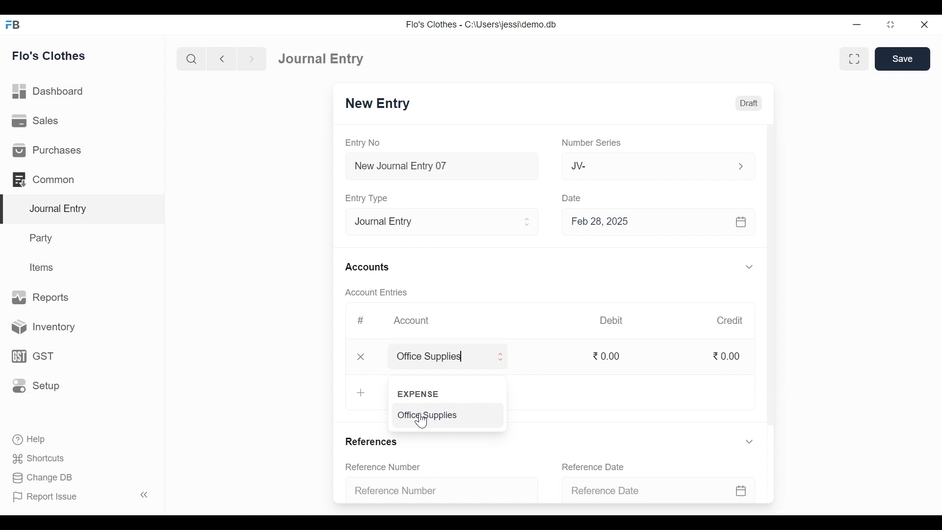 Image resolution: width=942 pixels, height=530 pixels. I want to click on Debit, so click(610, 320).